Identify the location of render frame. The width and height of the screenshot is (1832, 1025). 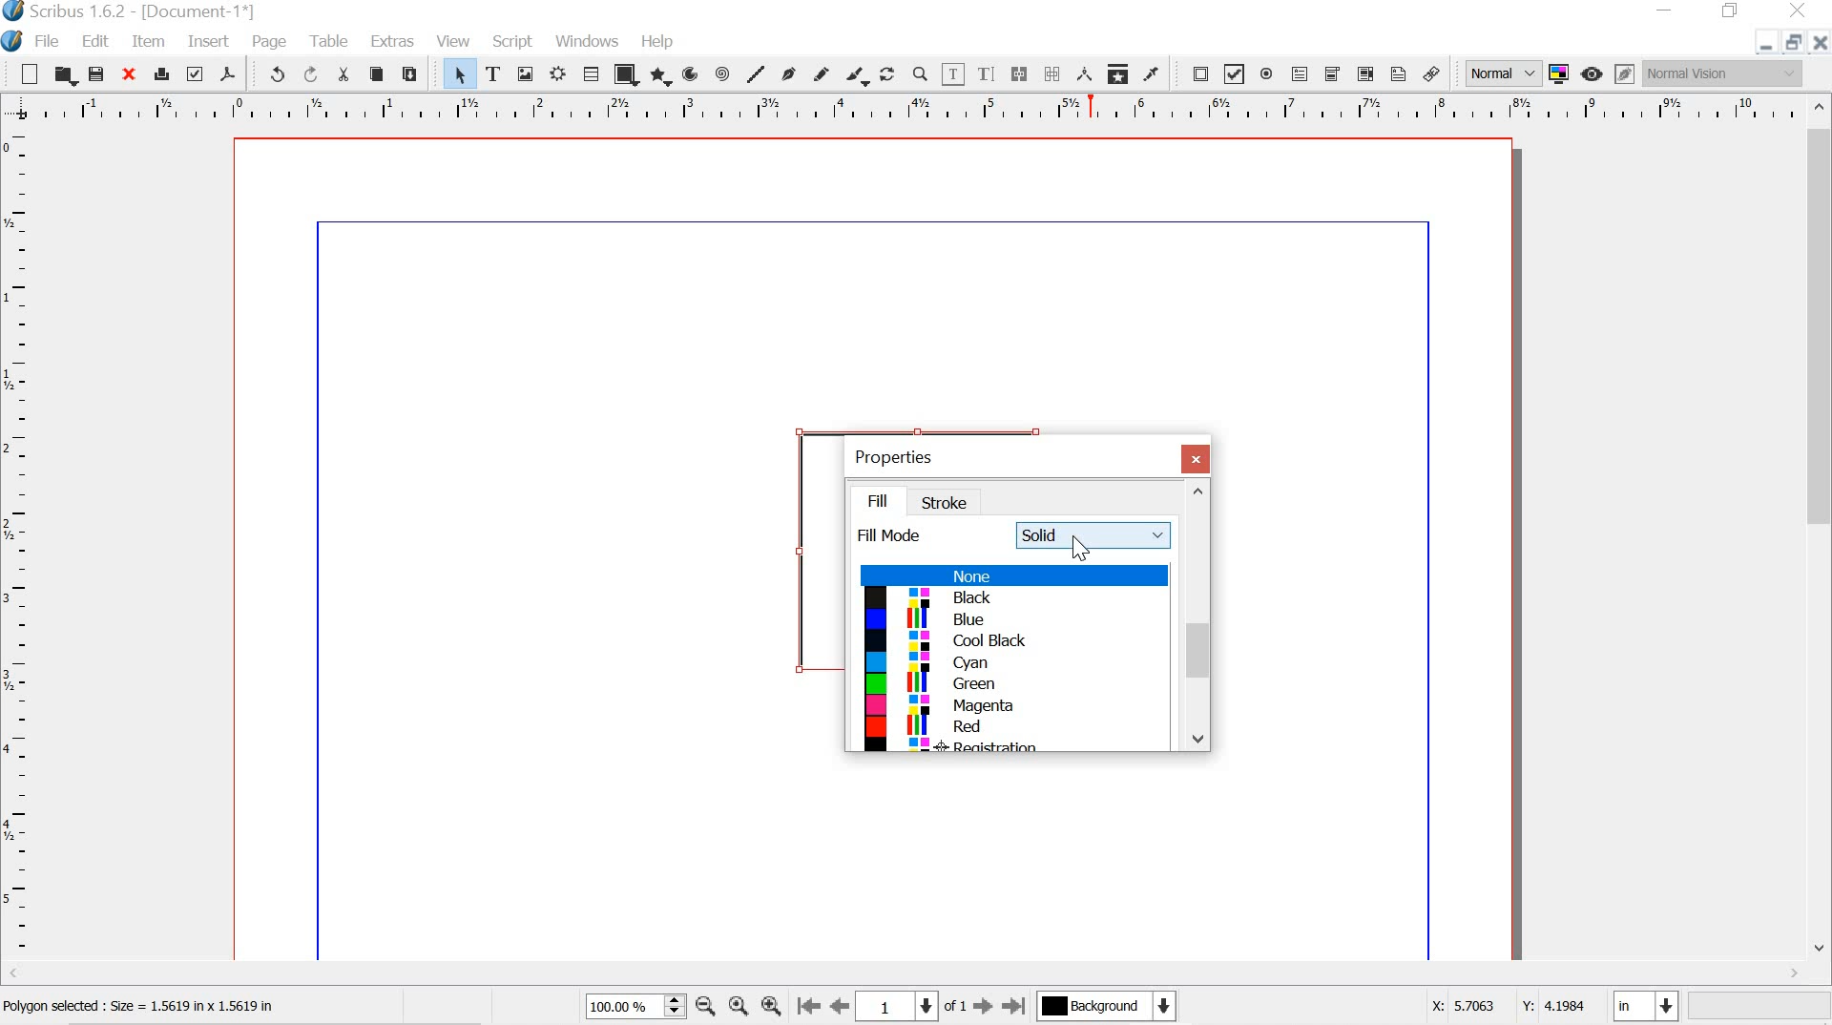
(559, 74).